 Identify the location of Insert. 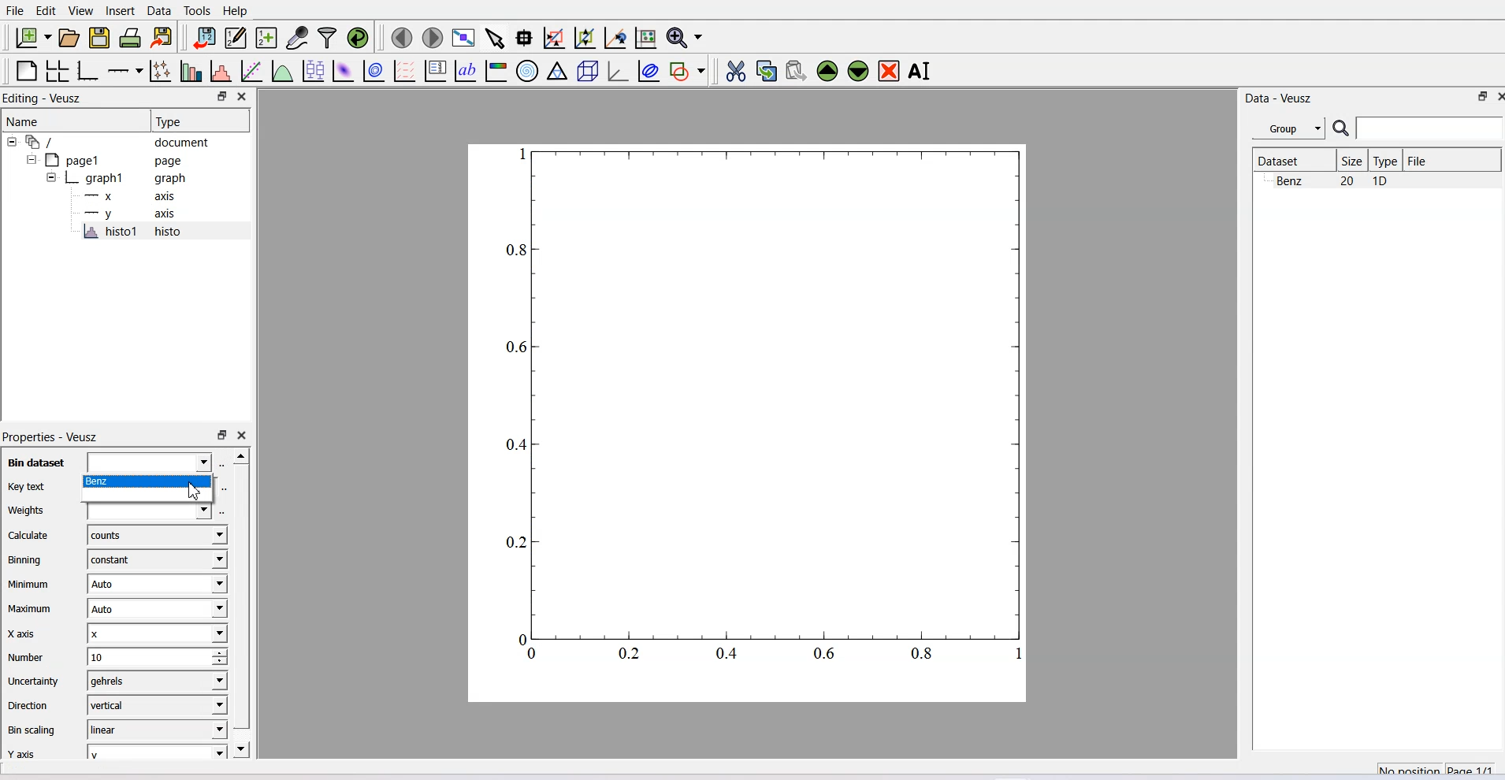
(122, 11).